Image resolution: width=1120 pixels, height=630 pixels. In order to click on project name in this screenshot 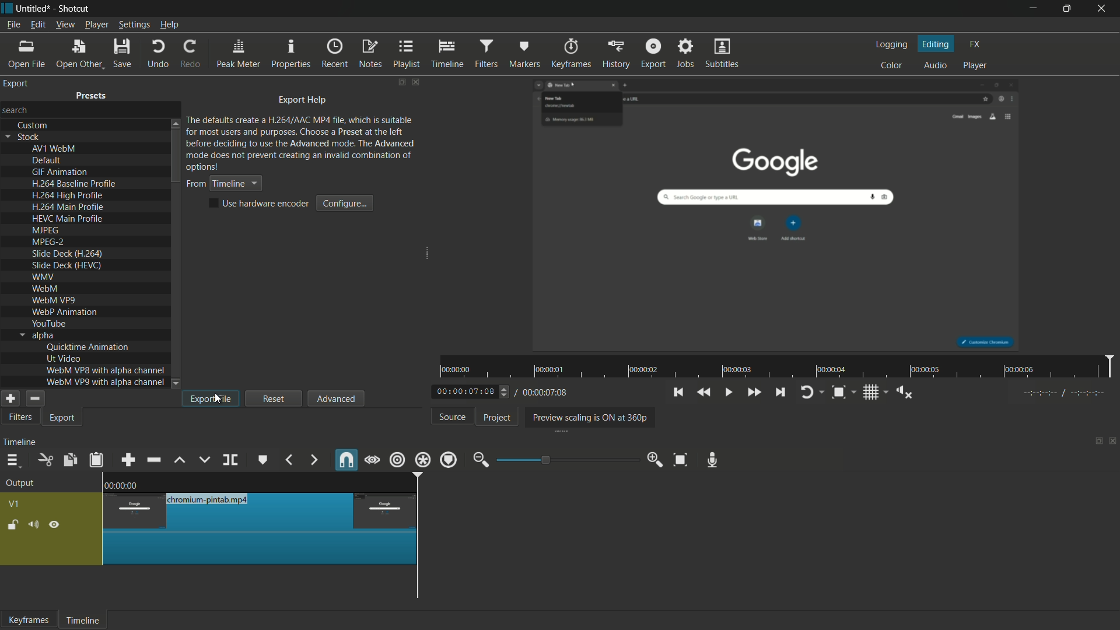, I will do `click(32, 9)`.